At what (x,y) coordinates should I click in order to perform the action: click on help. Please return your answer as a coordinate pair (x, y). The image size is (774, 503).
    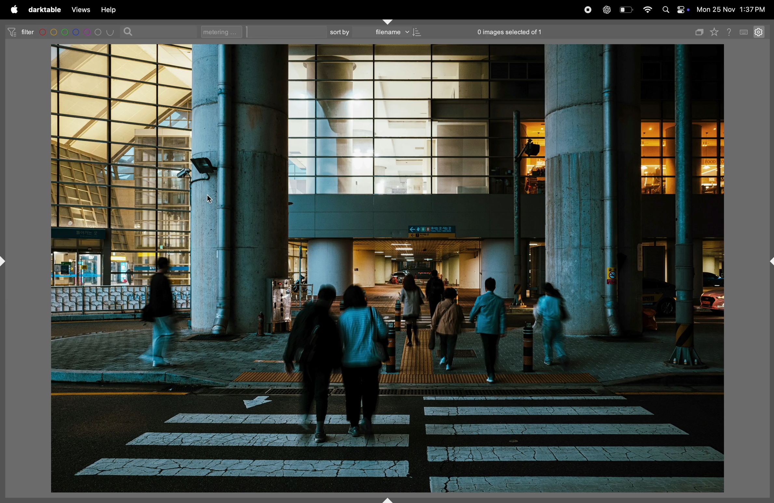
    Looking at the image, I should click on (114, 9).